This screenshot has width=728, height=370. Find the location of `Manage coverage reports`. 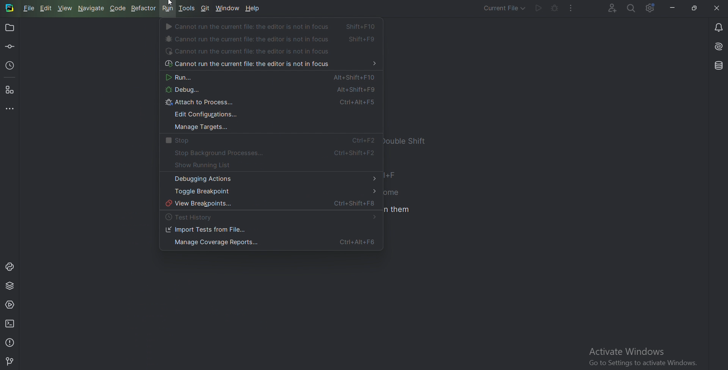

Manage coverage reports is located at coordinates (269, 243).